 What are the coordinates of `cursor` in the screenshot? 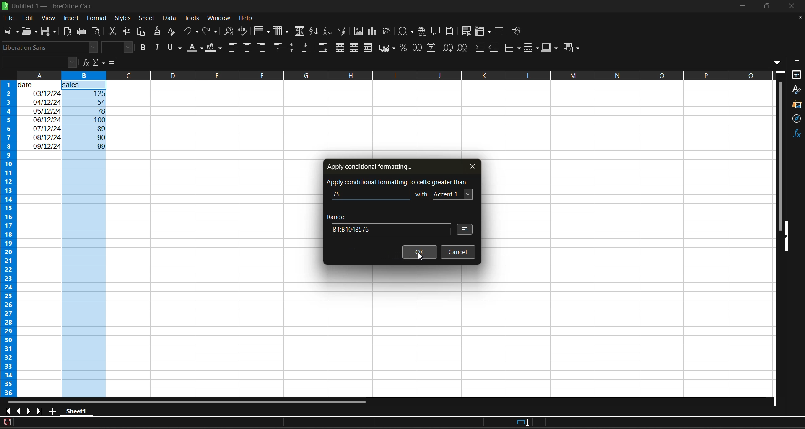 It's located at (422, 258).